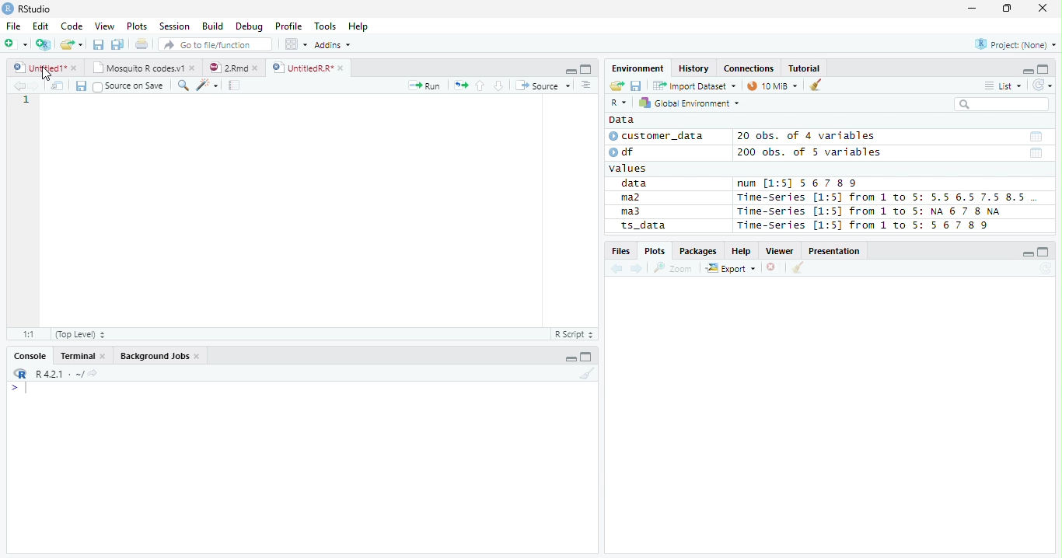 Image resolution: width=1062 pixels, height=558 pixels. I want to click on Time-Series [1:5] from 1 to 5: 5.5 6.5 7.5 8.5, so click(884, 198).